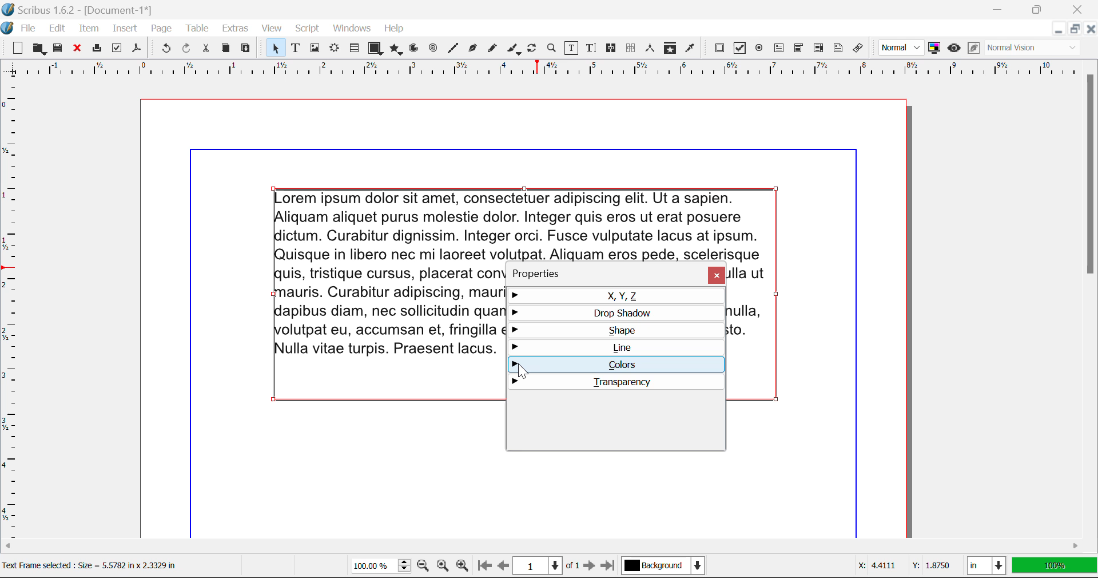  What do you see at coordinates (77, 9) in the screenshot?
I see `Scribus 1.6.2 - [Document-1*]` at bounding box center [77, 9].